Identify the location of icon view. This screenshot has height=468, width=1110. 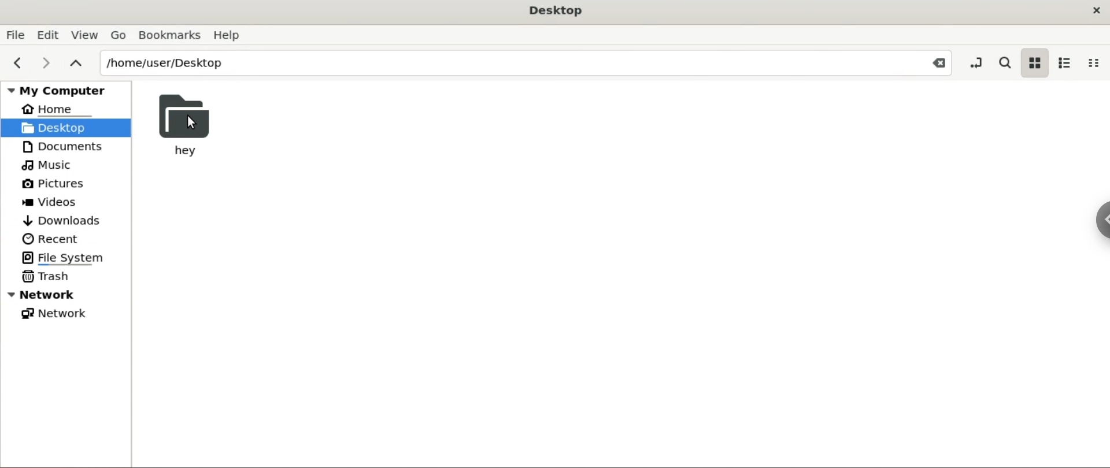
(1033, 63).